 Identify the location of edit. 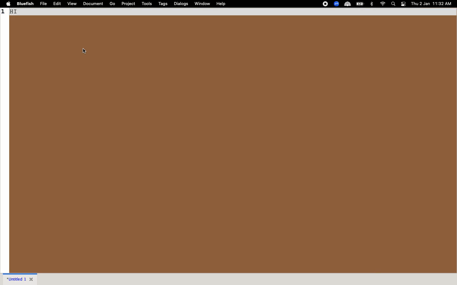
(58, 4).